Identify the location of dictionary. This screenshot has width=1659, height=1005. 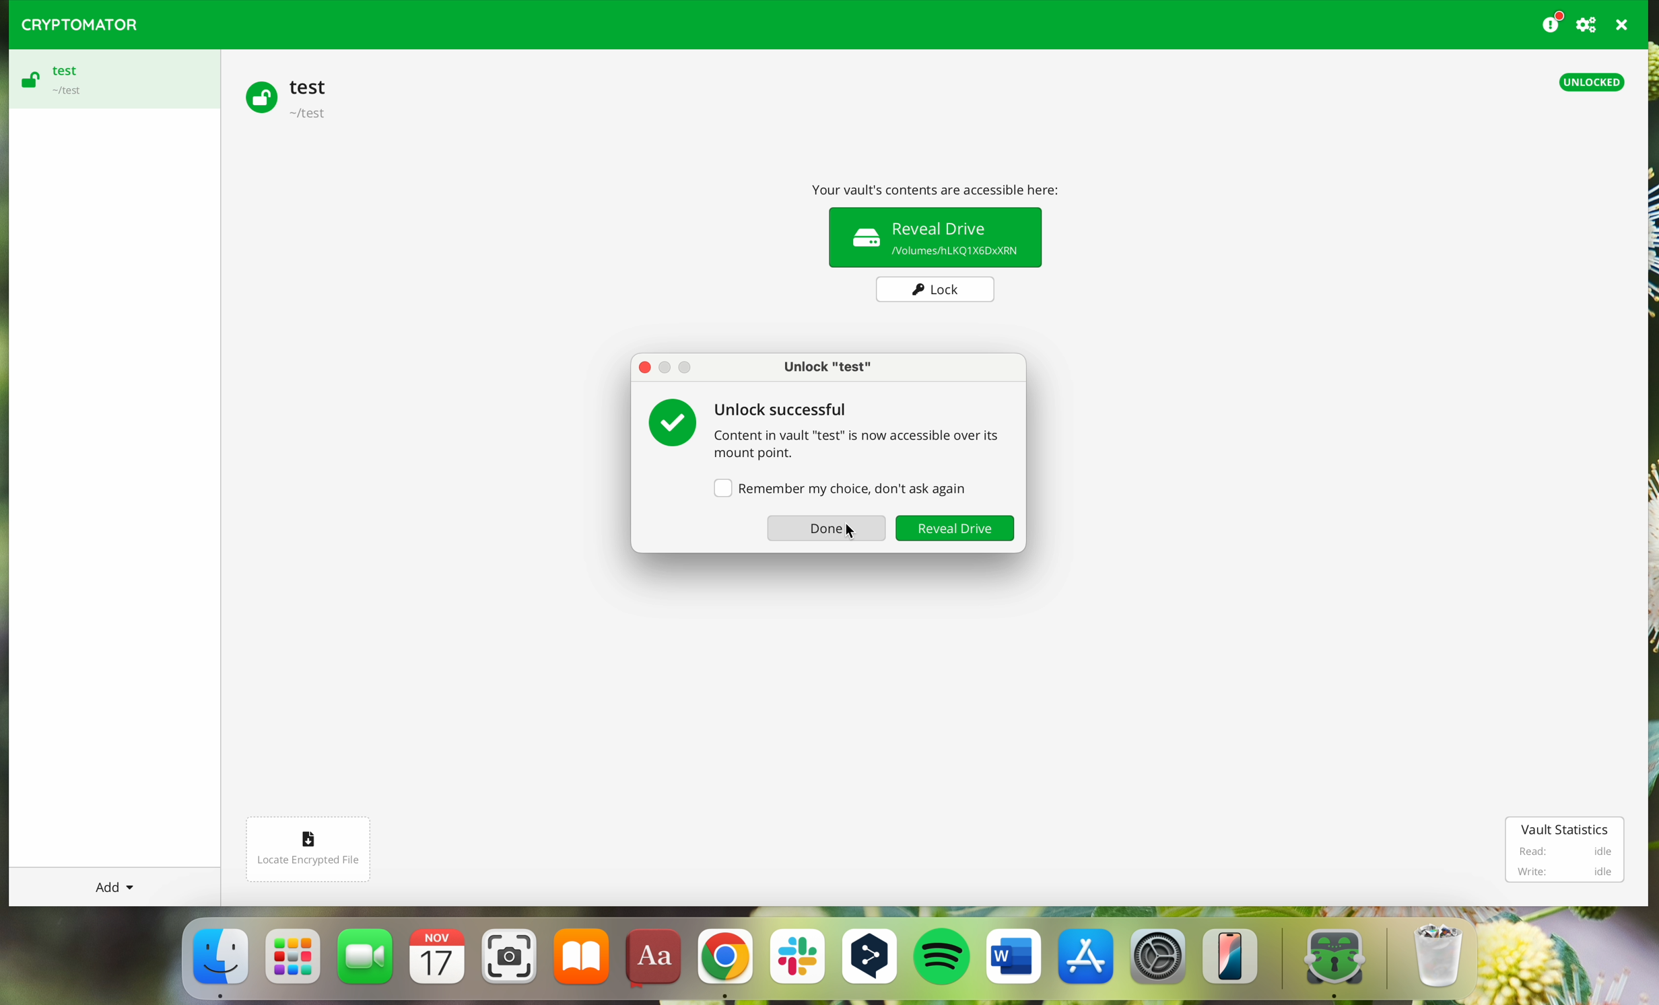
(656, 962).